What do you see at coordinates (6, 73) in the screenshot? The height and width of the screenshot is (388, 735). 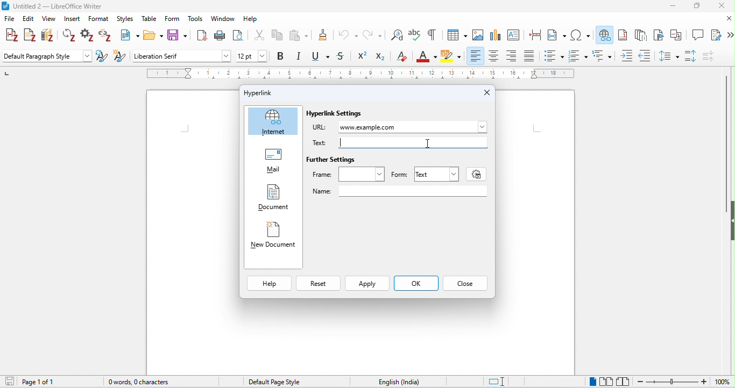 I see `left numbering in ruler` at bounding box center [6, 73].